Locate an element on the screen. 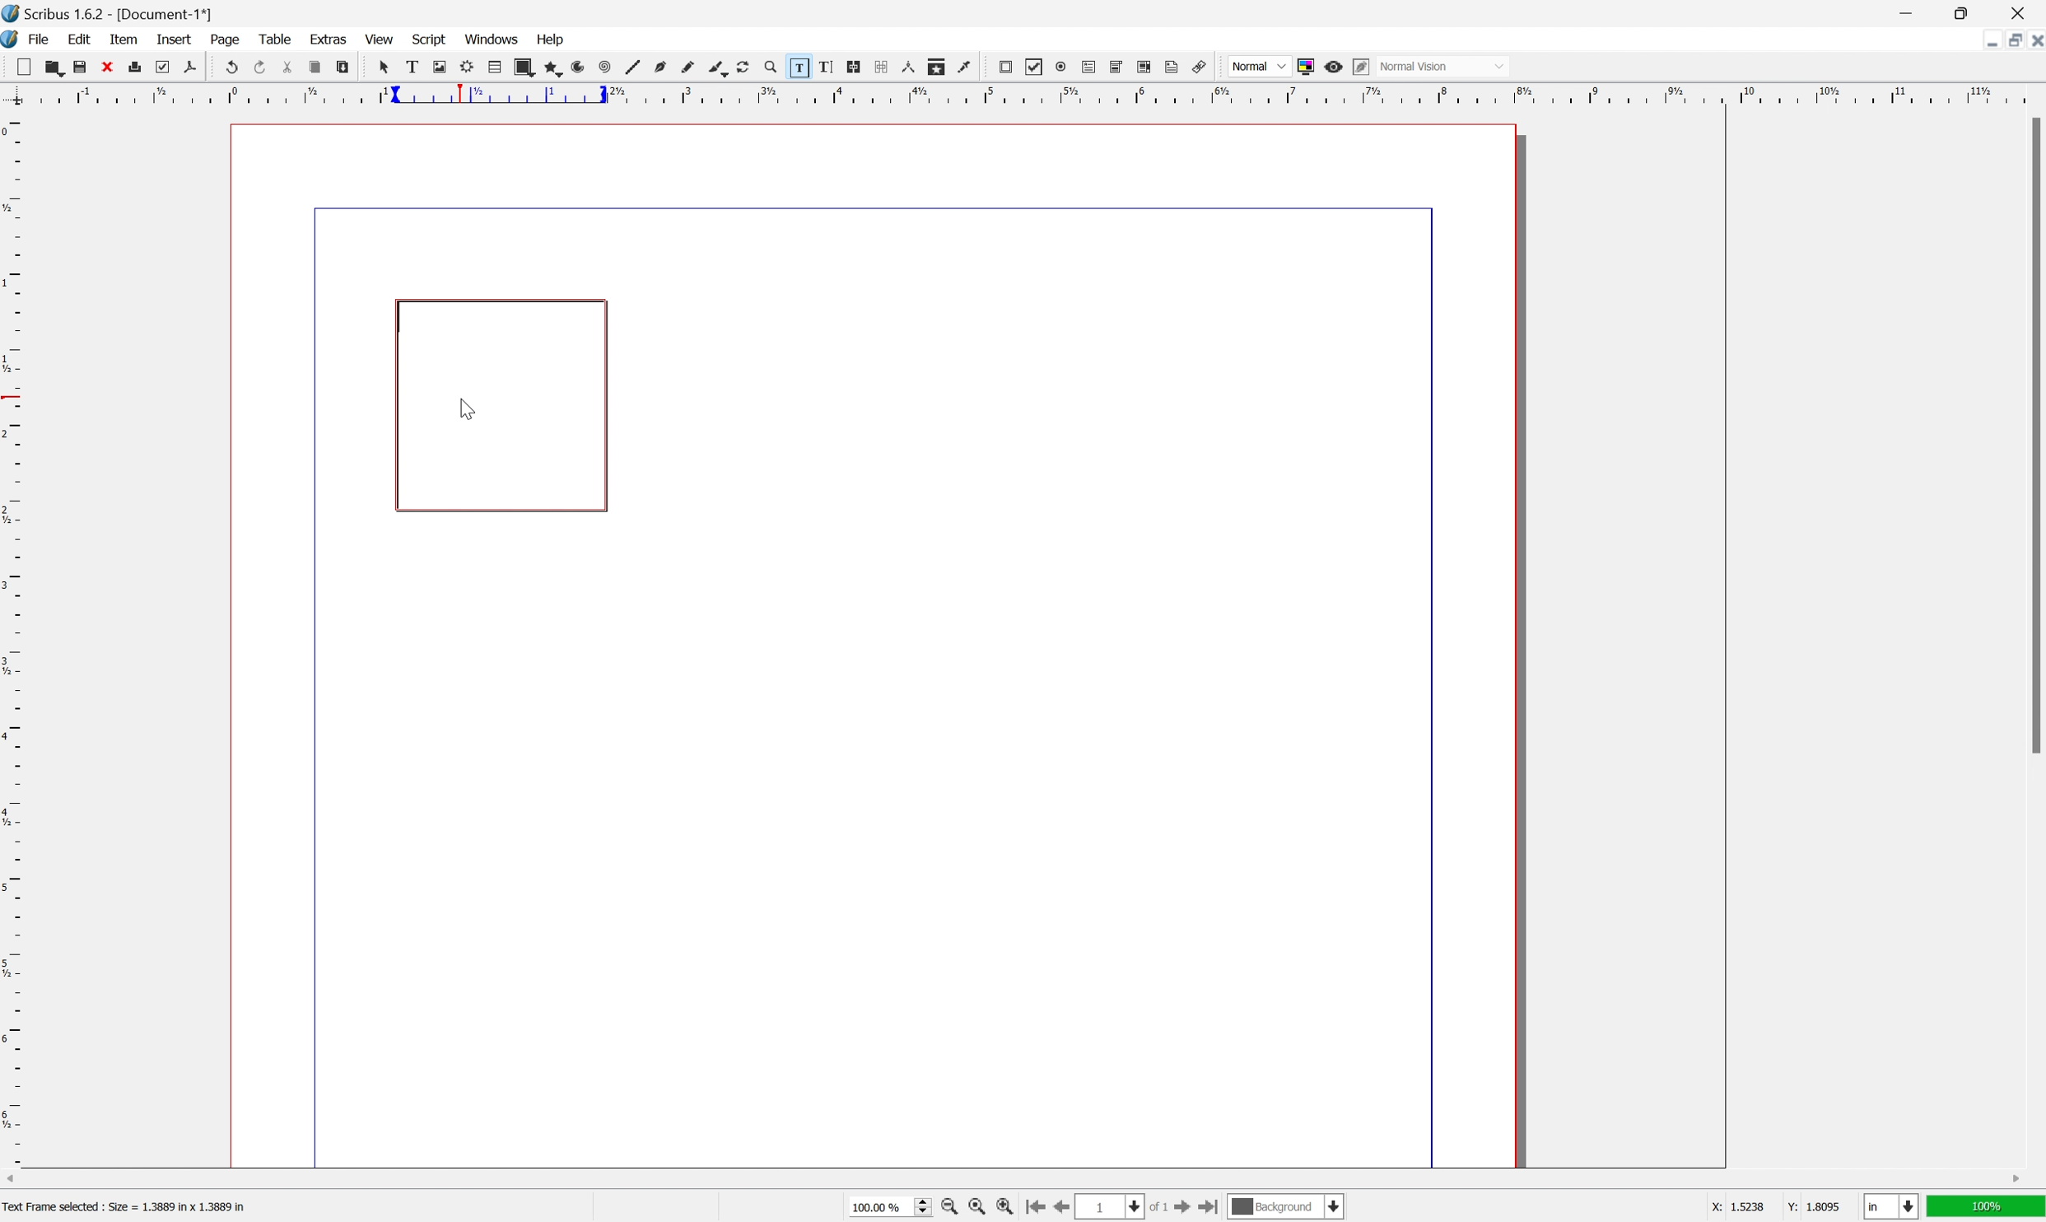 This screenshot has height=1222, width=2046. pdf combo box is located at coordinates (1116, 66).